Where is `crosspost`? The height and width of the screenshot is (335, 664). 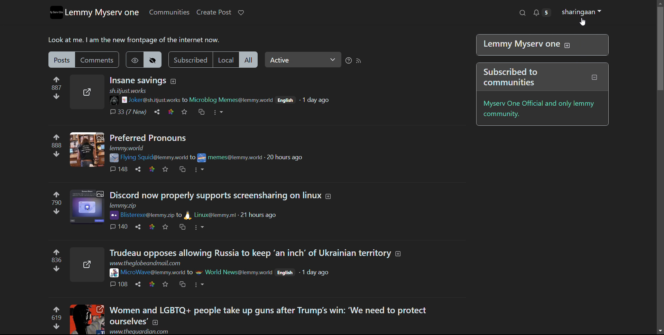 crosspost is located at coordinates (182, 227).